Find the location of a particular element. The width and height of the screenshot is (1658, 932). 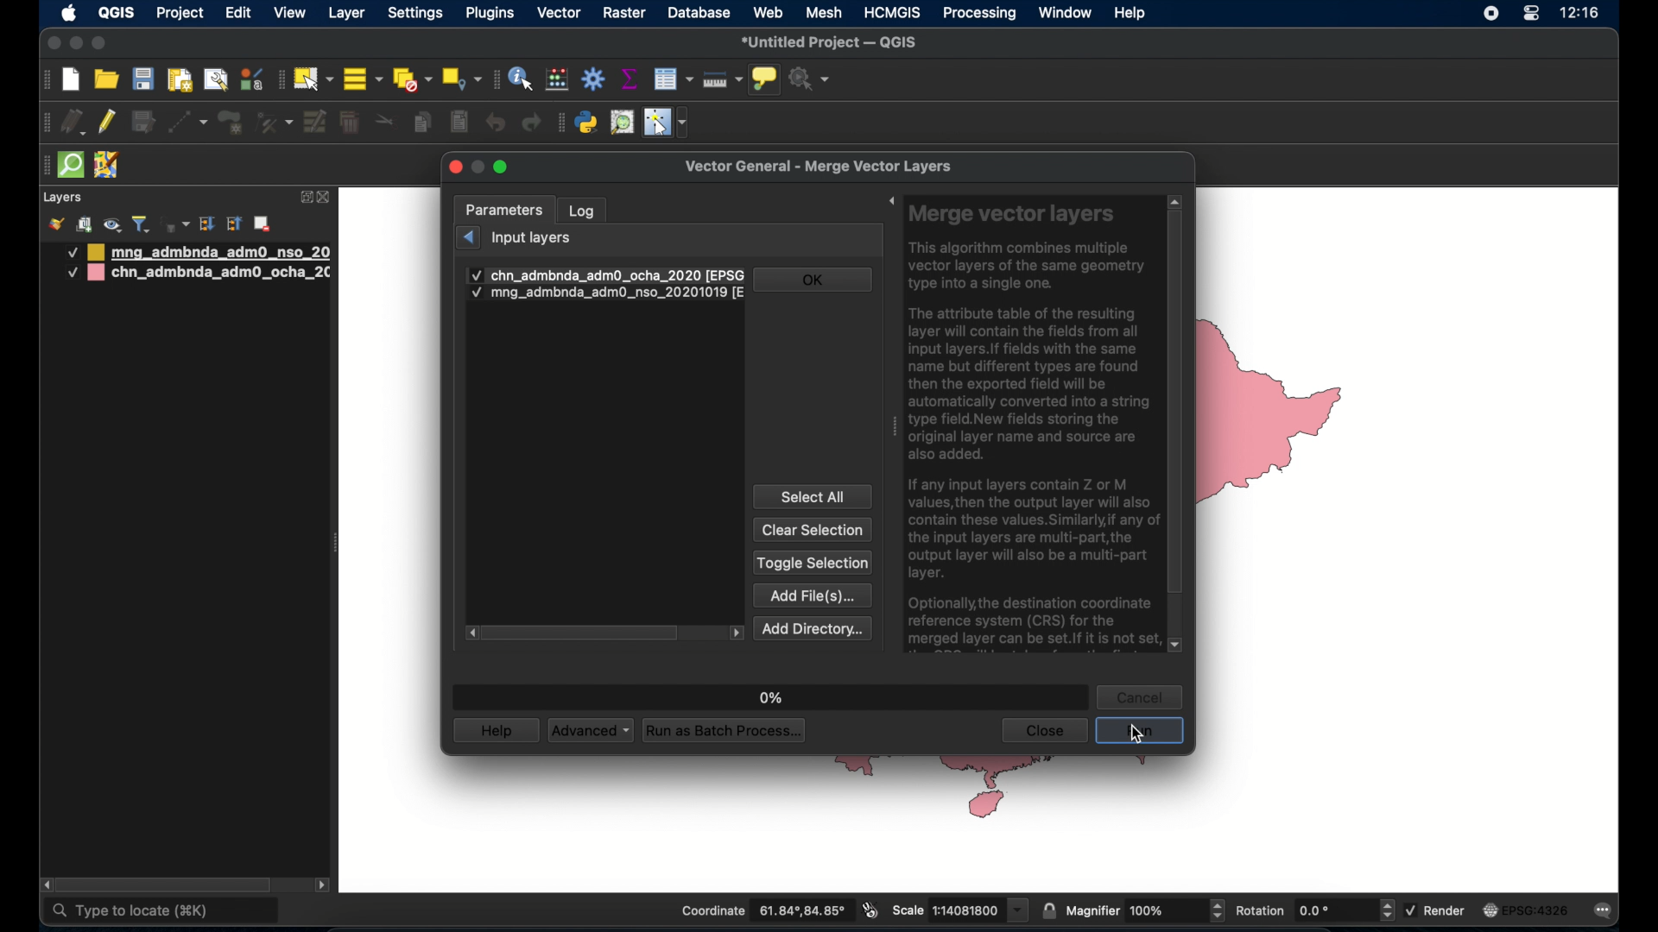

messages is located at coordinates (1606, 912).